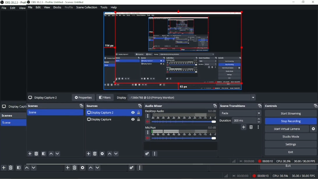 This screenshot has width=318, height=179. I want to click on Settings., so click(291, 144).